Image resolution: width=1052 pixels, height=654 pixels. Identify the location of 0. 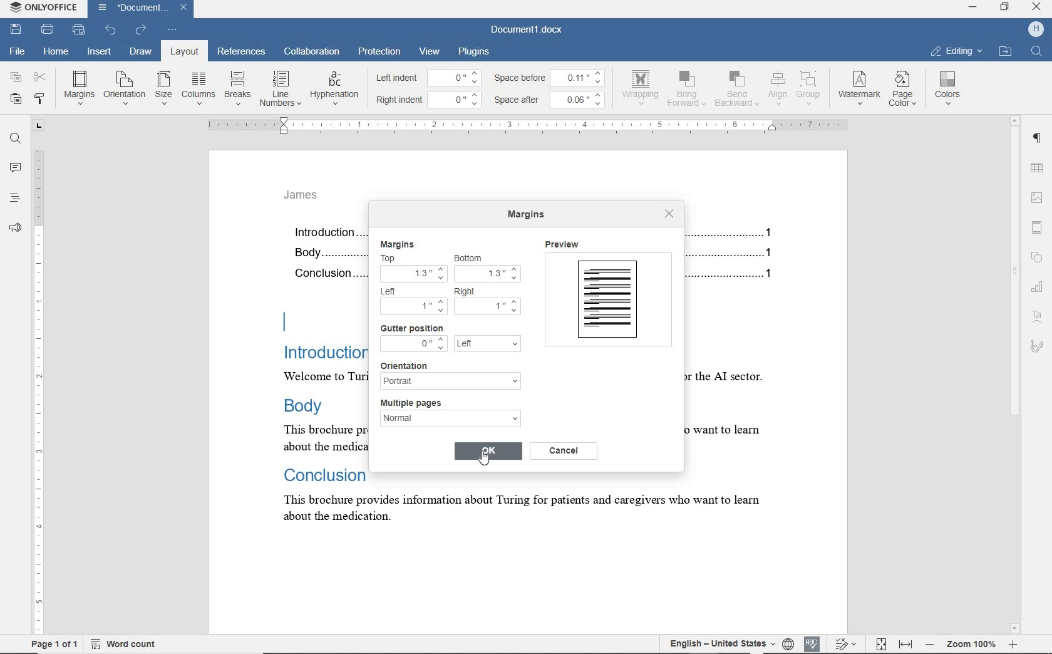
(413, 343).